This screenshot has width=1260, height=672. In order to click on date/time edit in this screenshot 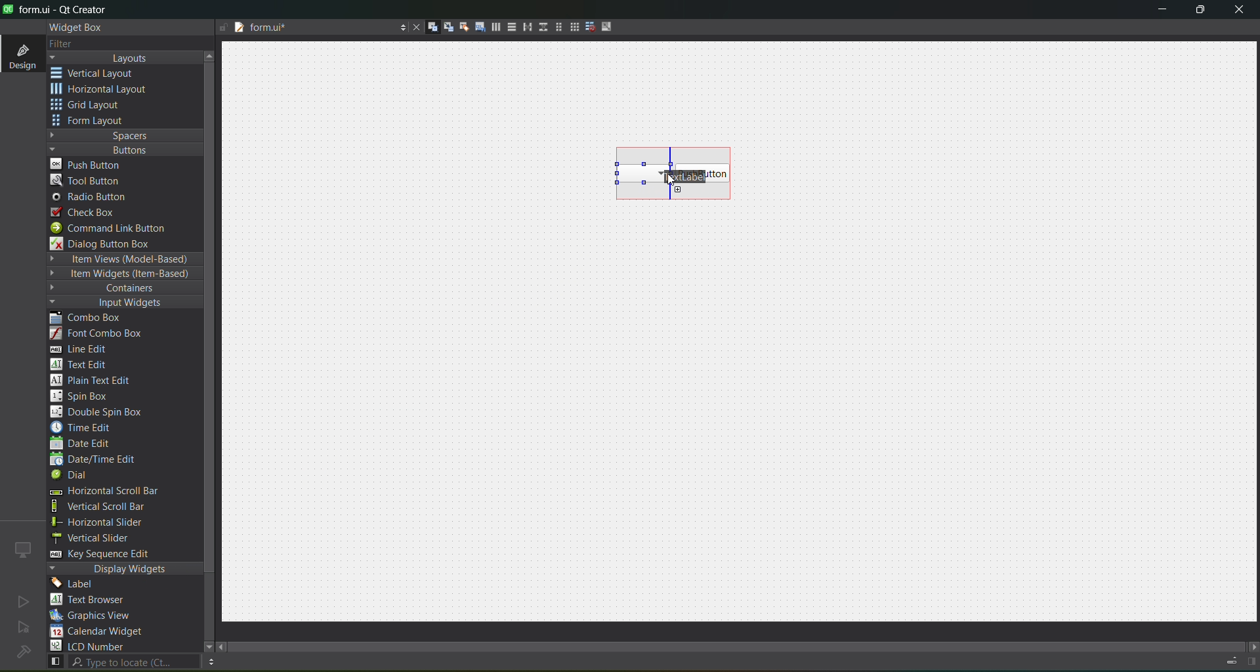, I will do `click(105, 460)`.